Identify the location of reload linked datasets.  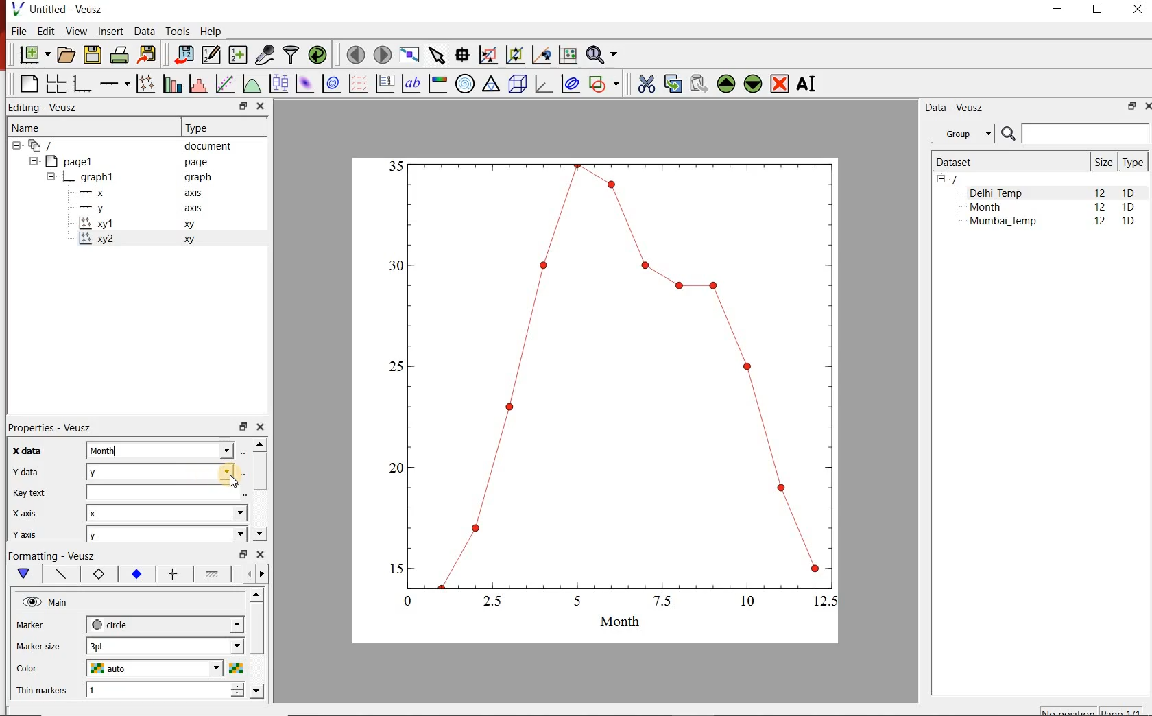
(317, 53).